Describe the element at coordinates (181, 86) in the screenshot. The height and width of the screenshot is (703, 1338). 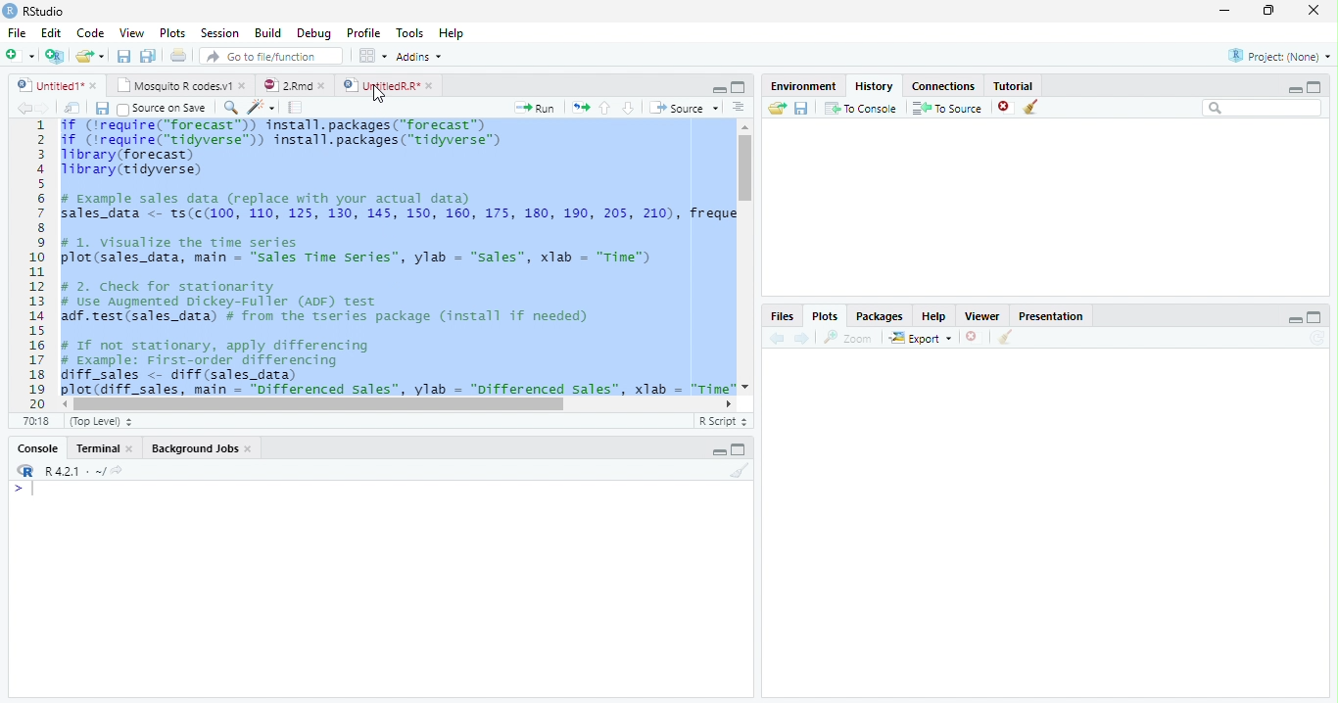
I see `Mosquito R Codes.v1` at that location.